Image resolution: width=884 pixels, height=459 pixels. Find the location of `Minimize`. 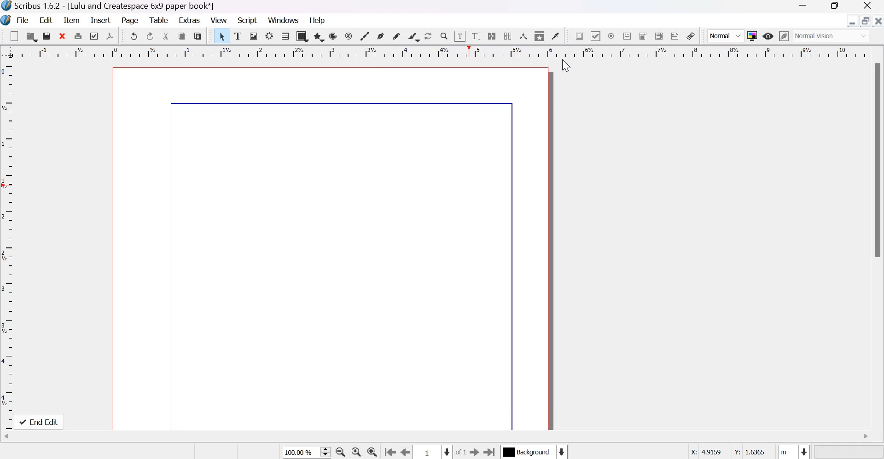

Minimize is located at coordinates (802, 5).